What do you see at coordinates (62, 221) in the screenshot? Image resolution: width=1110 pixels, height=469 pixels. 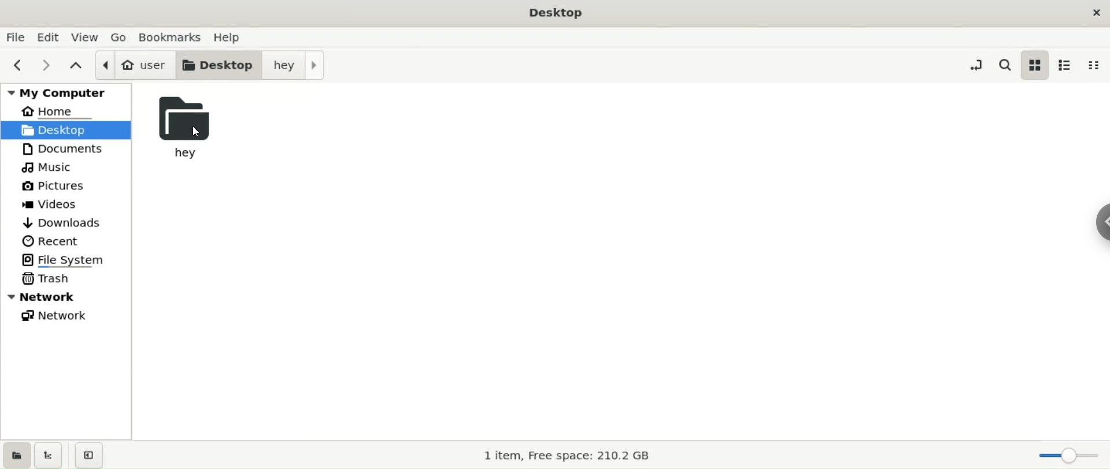 I see `downloads` at bounding box center [62, 221].